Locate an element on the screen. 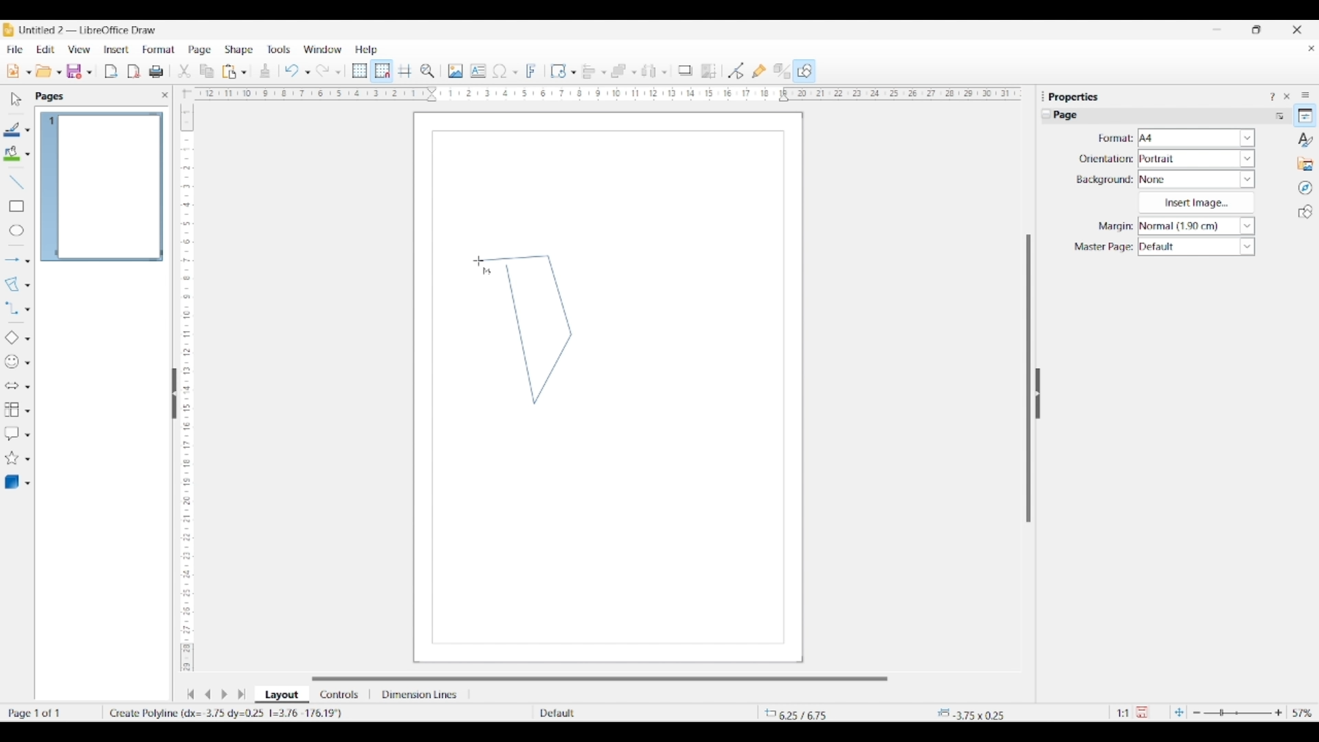  Show gluepoint options is located at coordinates (758, 71).